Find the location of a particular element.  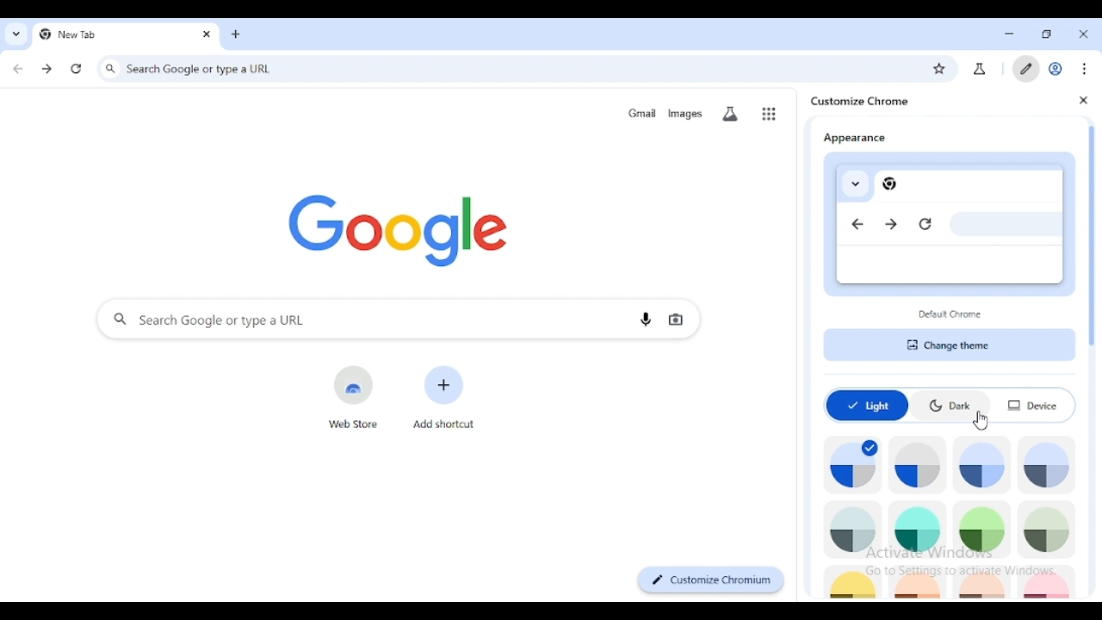

device is located at coordinates (1034, 406).